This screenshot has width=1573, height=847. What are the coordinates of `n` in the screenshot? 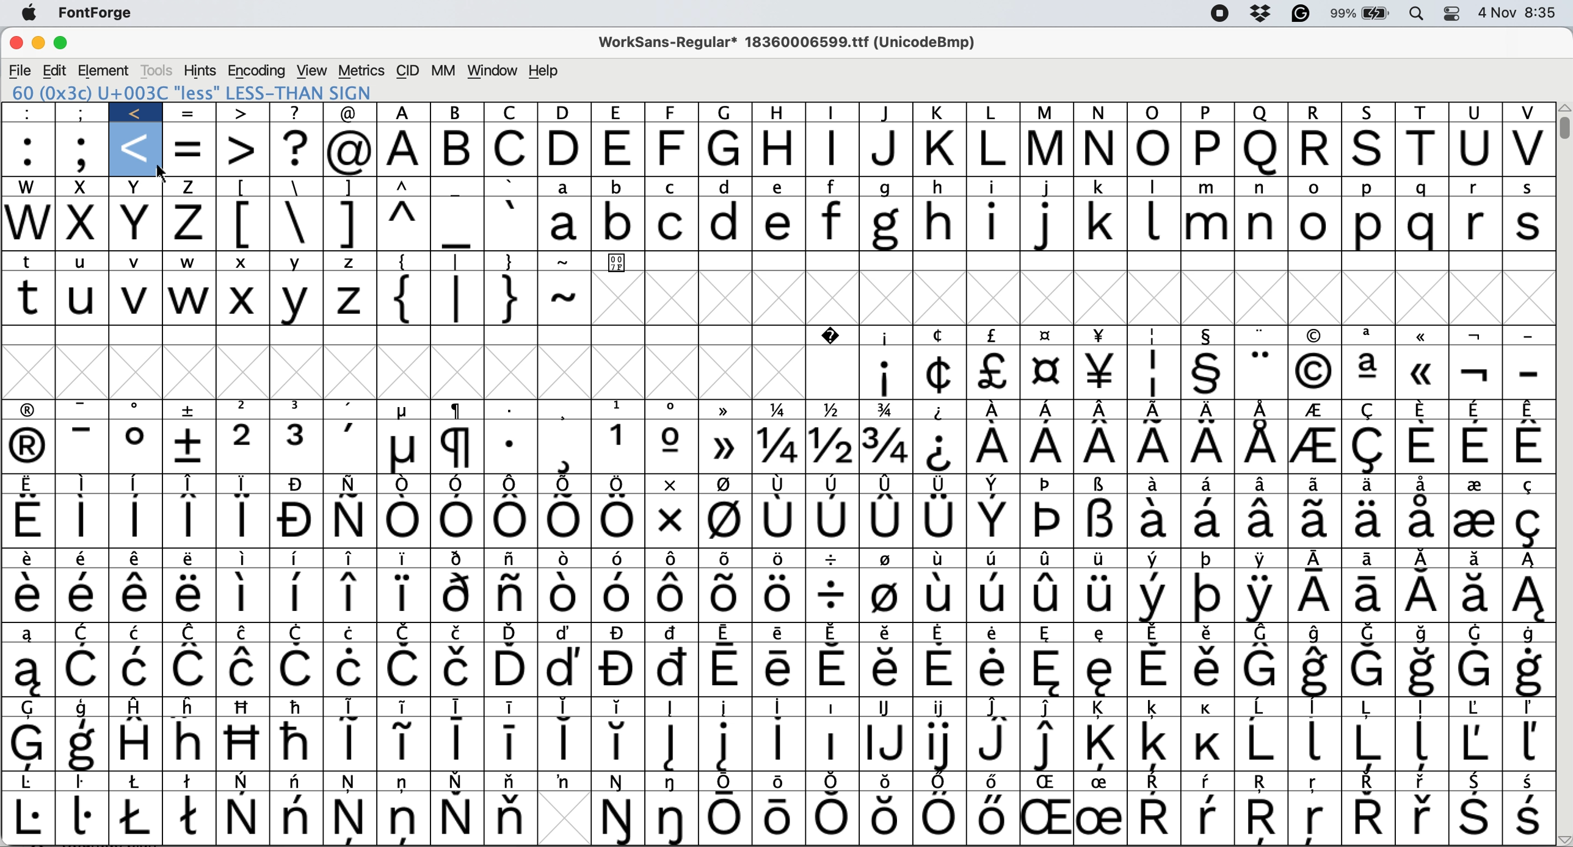 It's located at (1263, 224).